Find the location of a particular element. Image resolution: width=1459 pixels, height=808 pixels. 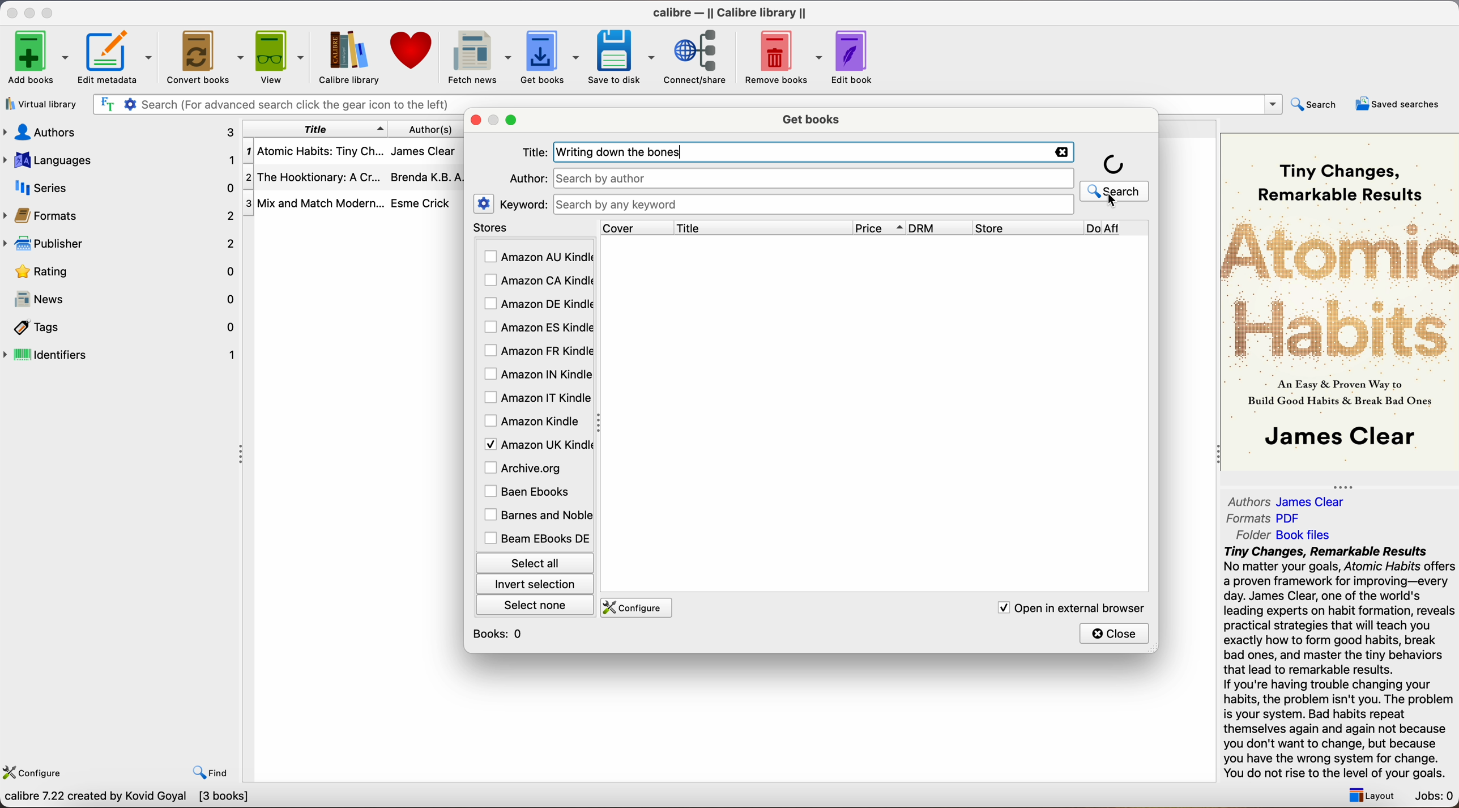

remove books is located at coordinates (784, 58).